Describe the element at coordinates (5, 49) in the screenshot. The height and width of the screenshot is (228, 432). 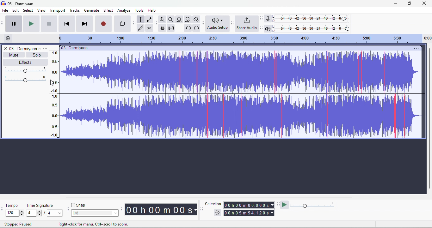
I see `close` at that location.